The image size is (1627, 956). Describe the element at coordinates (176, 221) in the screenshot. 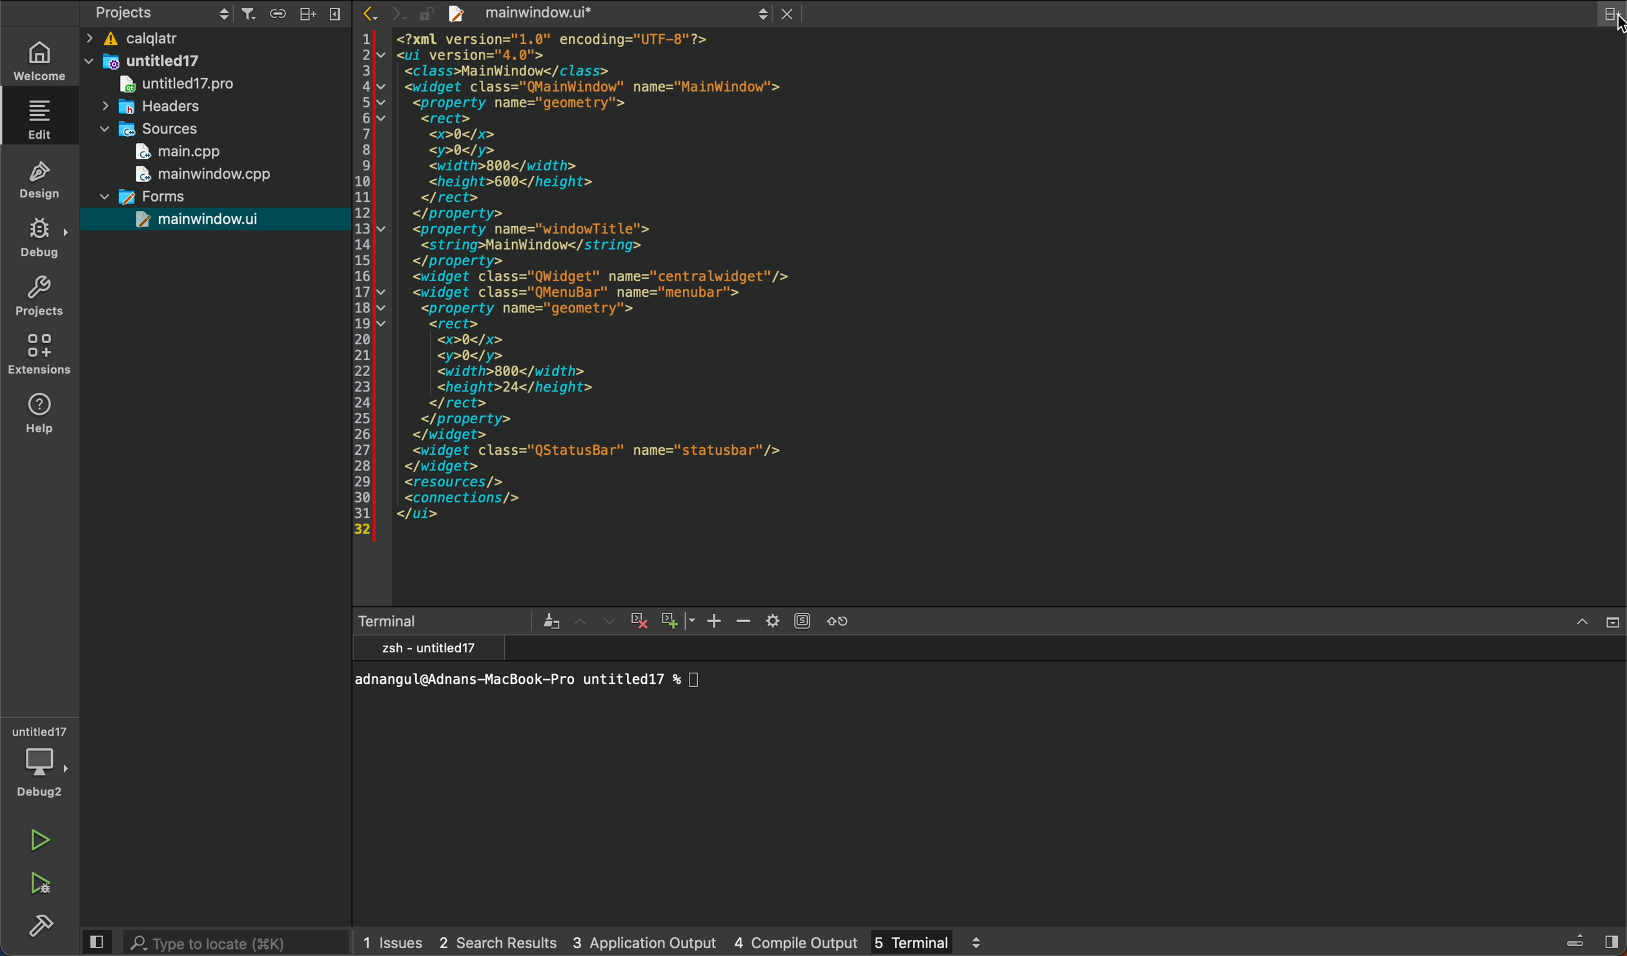

I see `main window` at that location.